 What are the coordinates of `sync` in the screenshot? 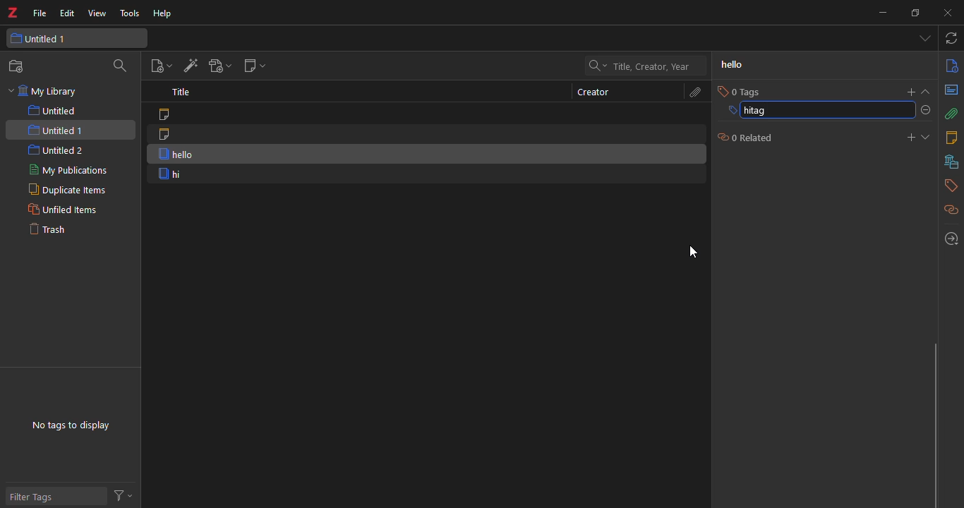 It's located at (952, 40).